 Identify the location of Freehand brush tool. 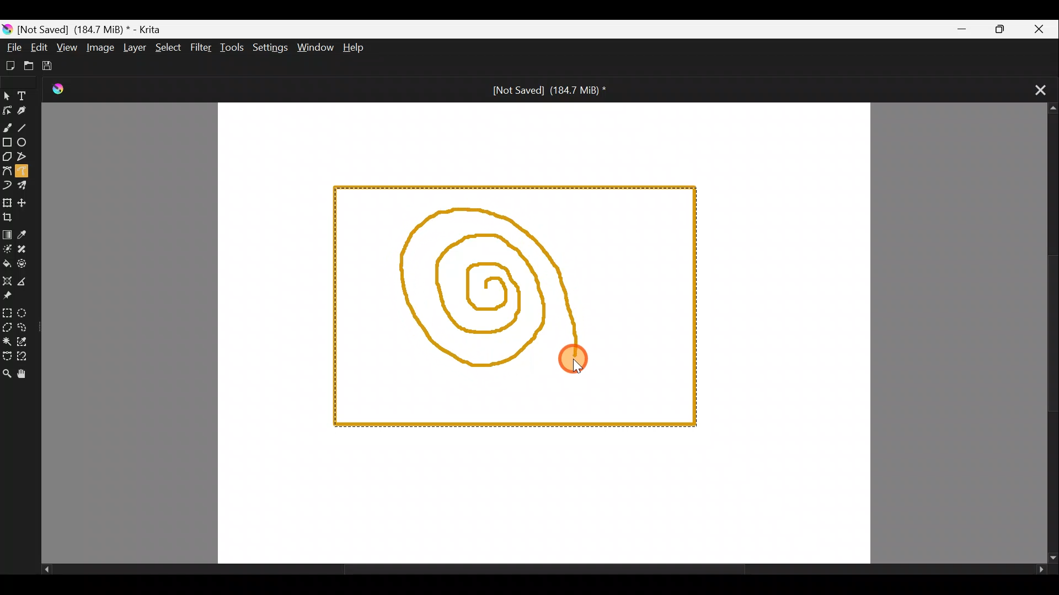
(7, 127).